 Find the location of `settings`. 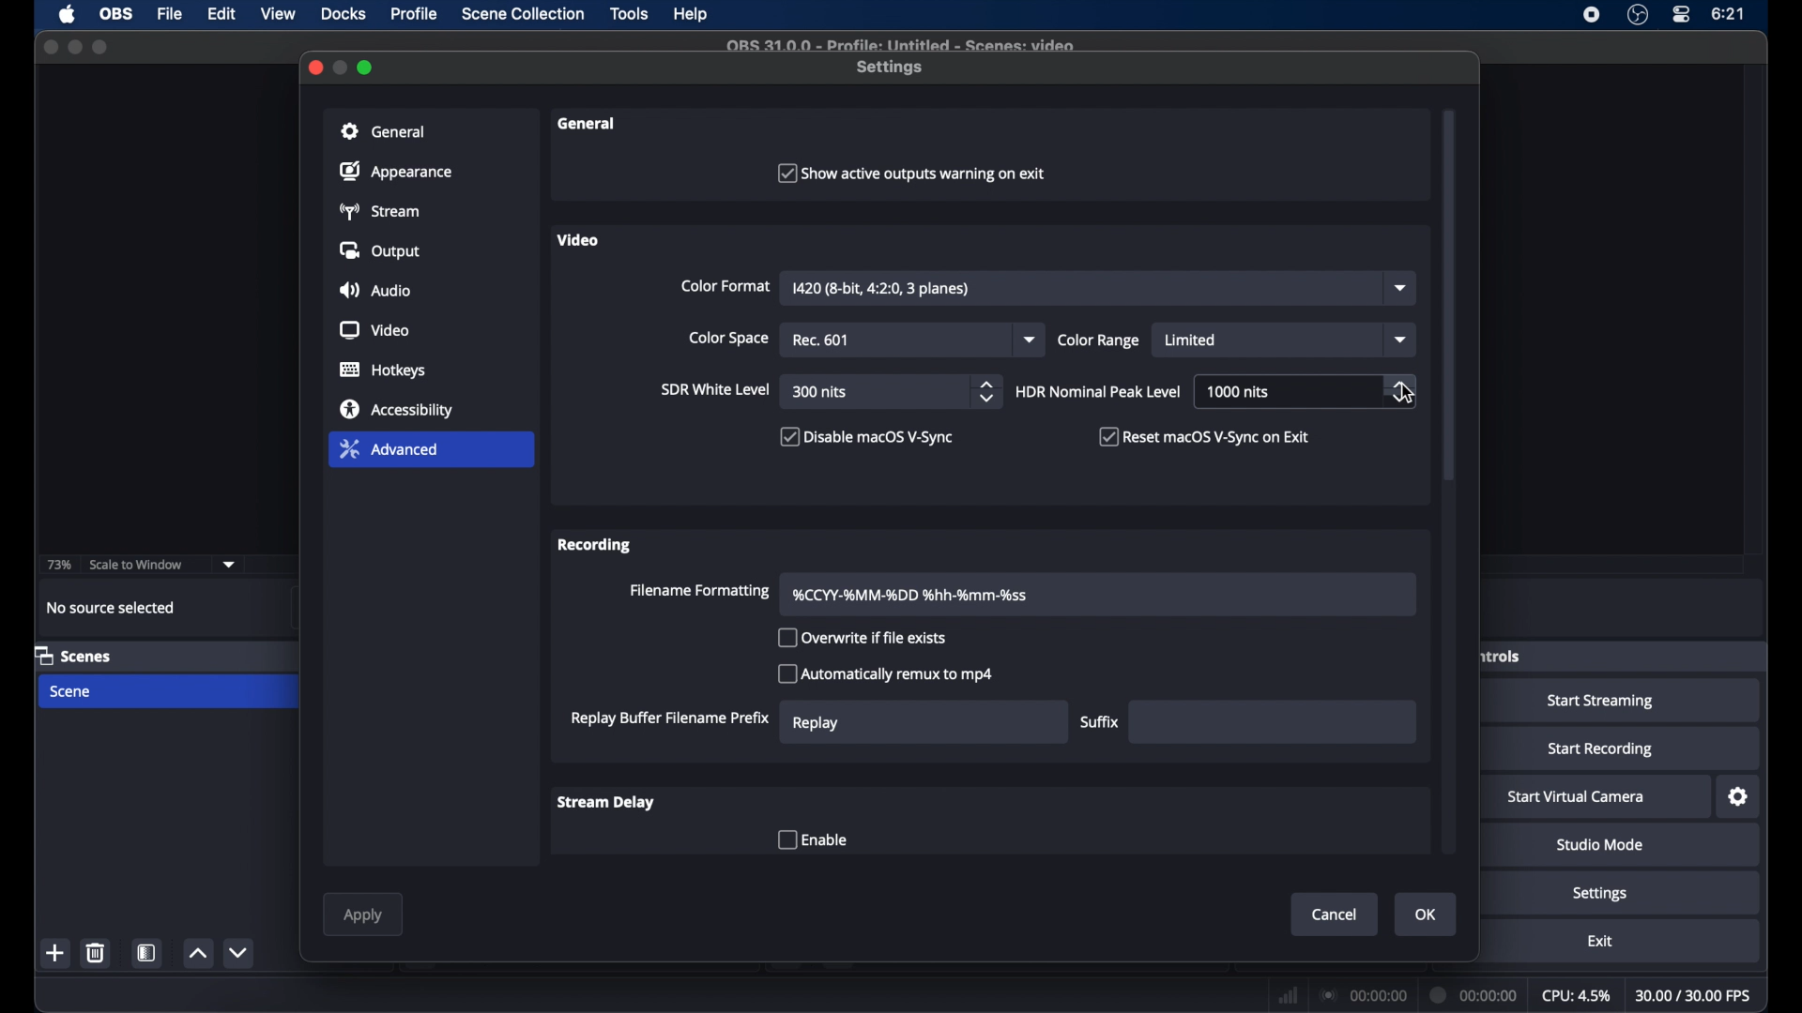

settings is located at coordinates (1739, 797).